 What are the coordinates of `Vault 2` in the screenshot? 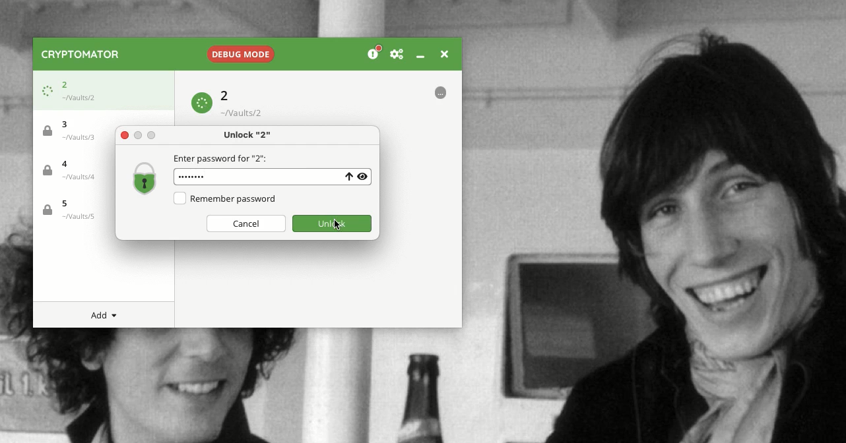 It's located at (247, 103).